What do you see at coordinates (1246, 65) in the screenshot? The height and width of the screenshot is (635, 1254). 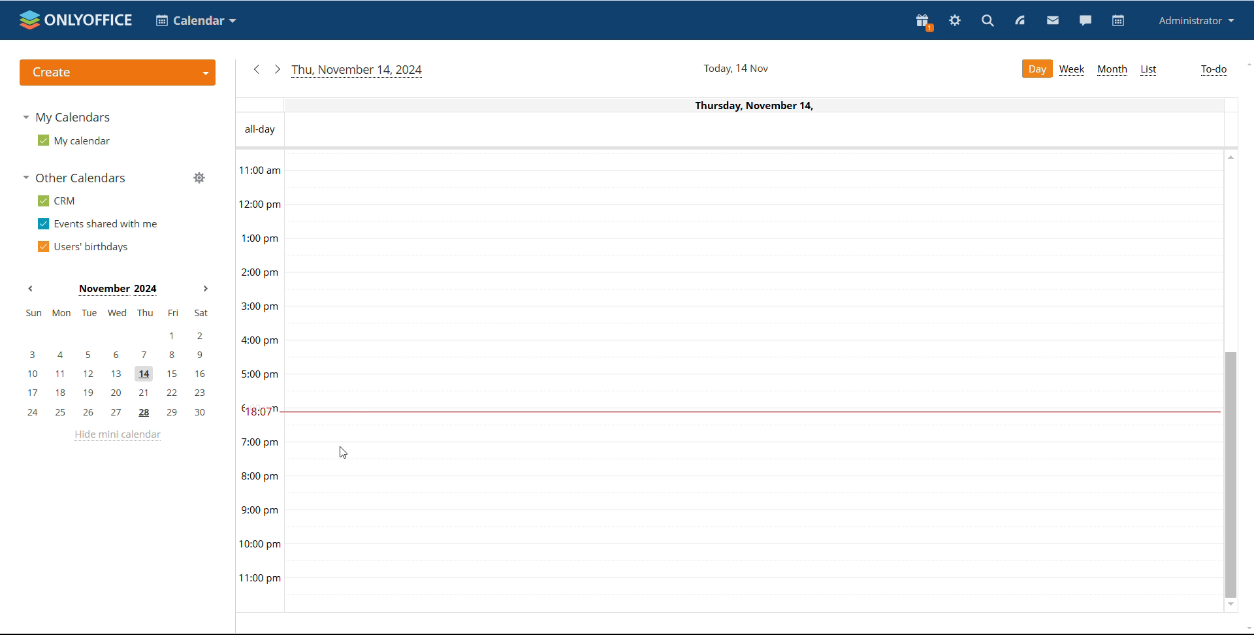 I see `scroll up` at bounding box center [1246, 65].